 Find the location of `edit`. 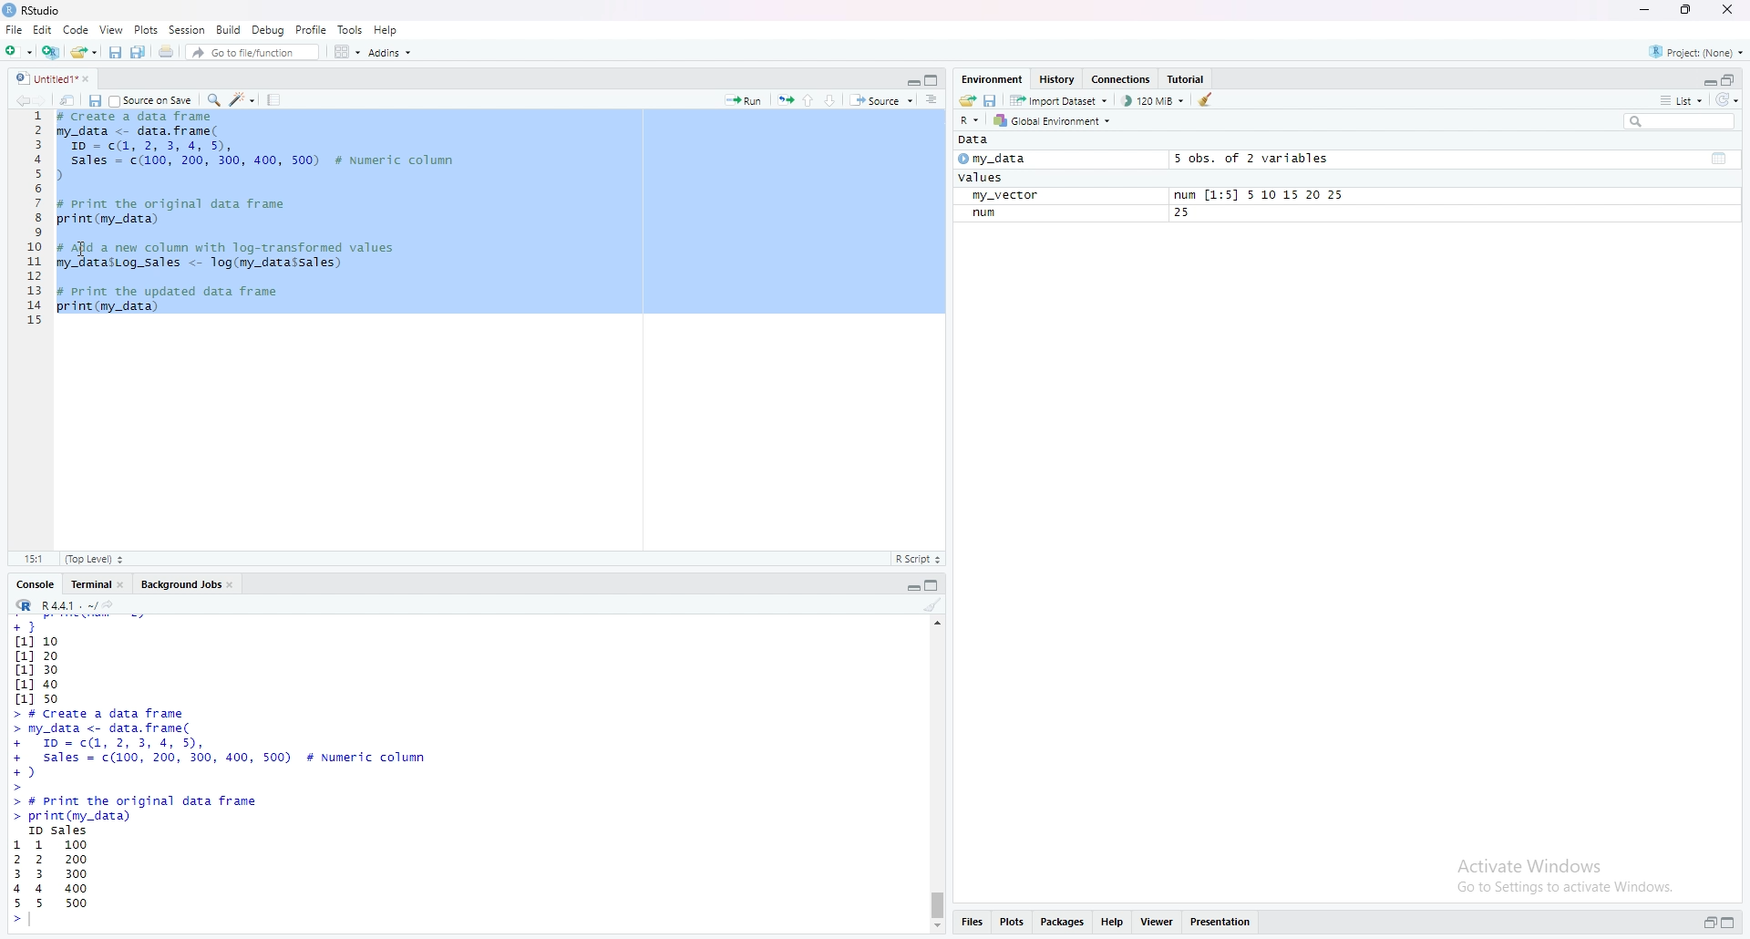

edit is located at coordinates (44, 29).